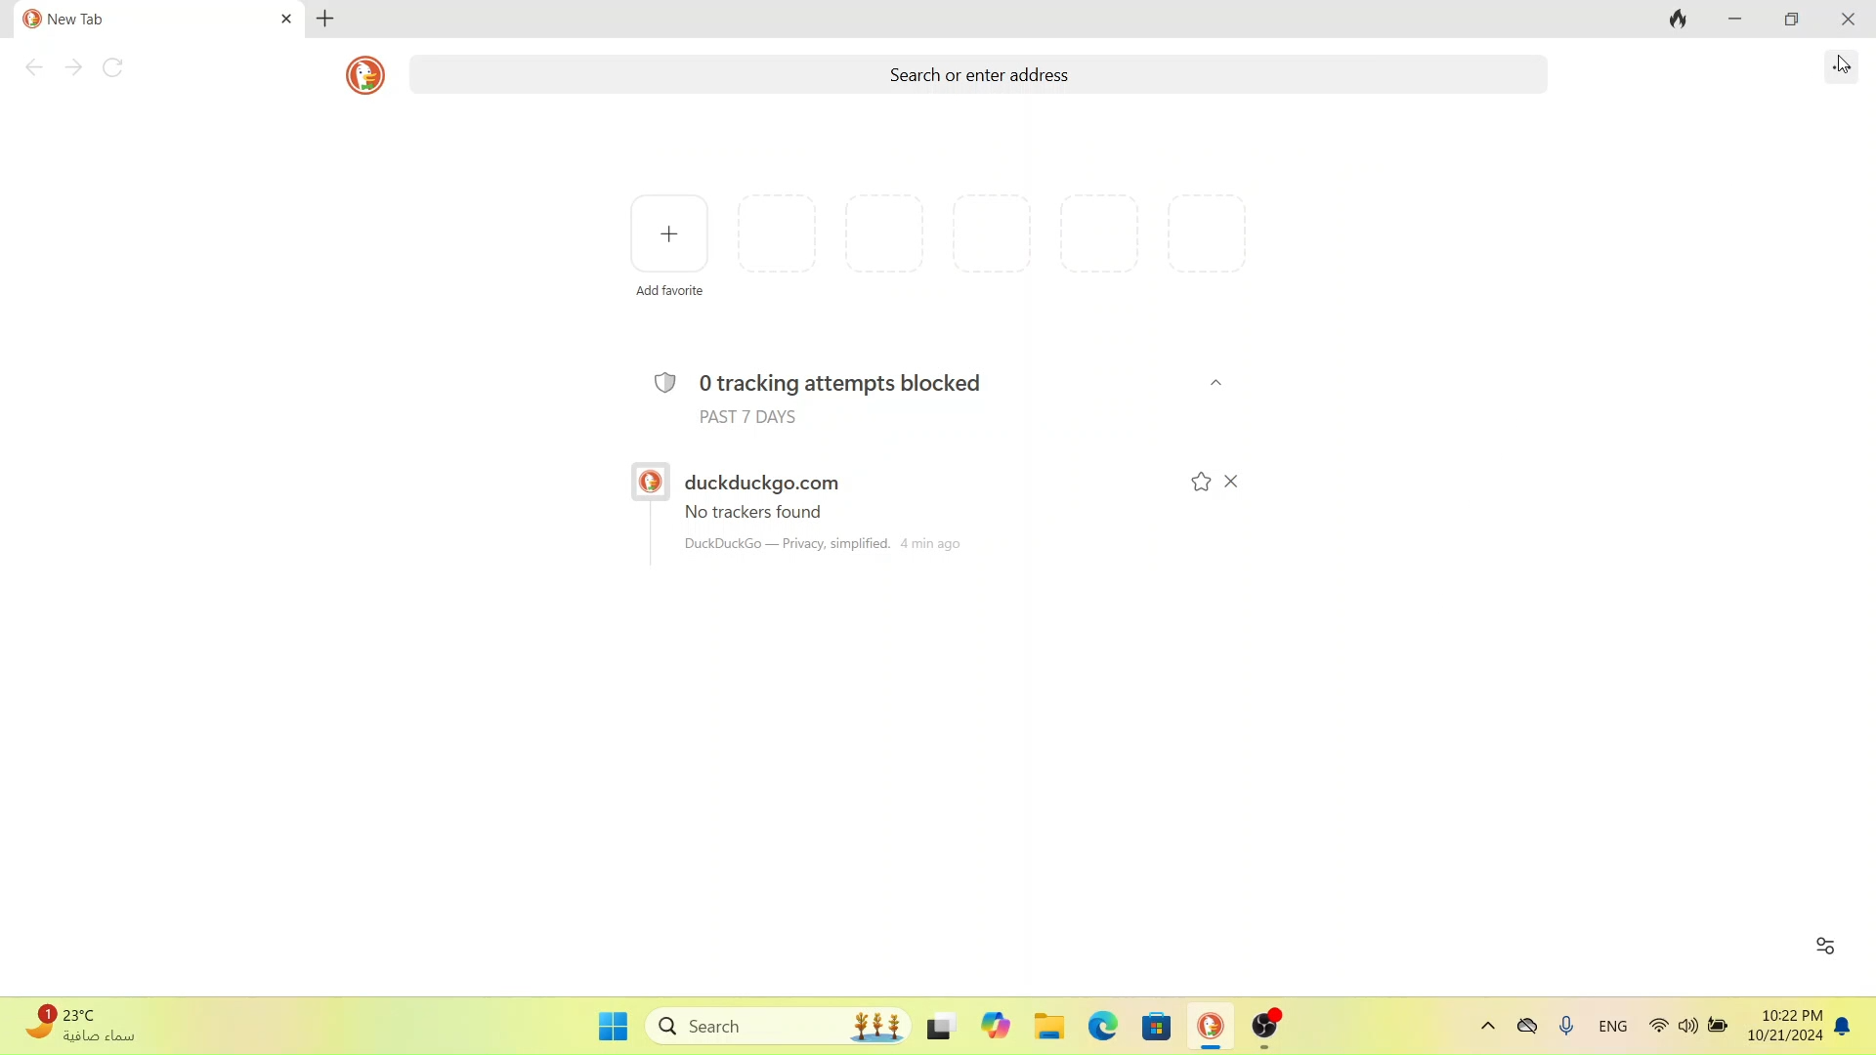 Image resolution: width=1876 pixels, height=1055 pixels. What do you see at coordinates (1736, 19) in the screenshot?
I see `minimize` at bounding box center [1736, 19].